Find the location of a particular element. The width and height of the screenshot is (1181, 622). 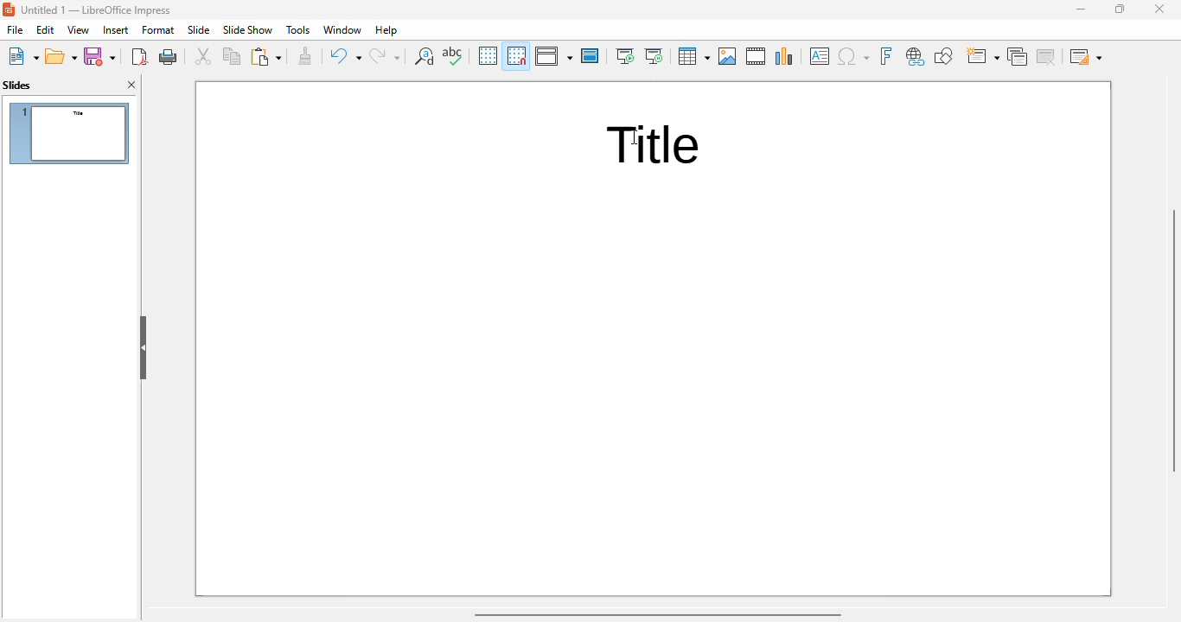

save is located at coordinates (100, 56).